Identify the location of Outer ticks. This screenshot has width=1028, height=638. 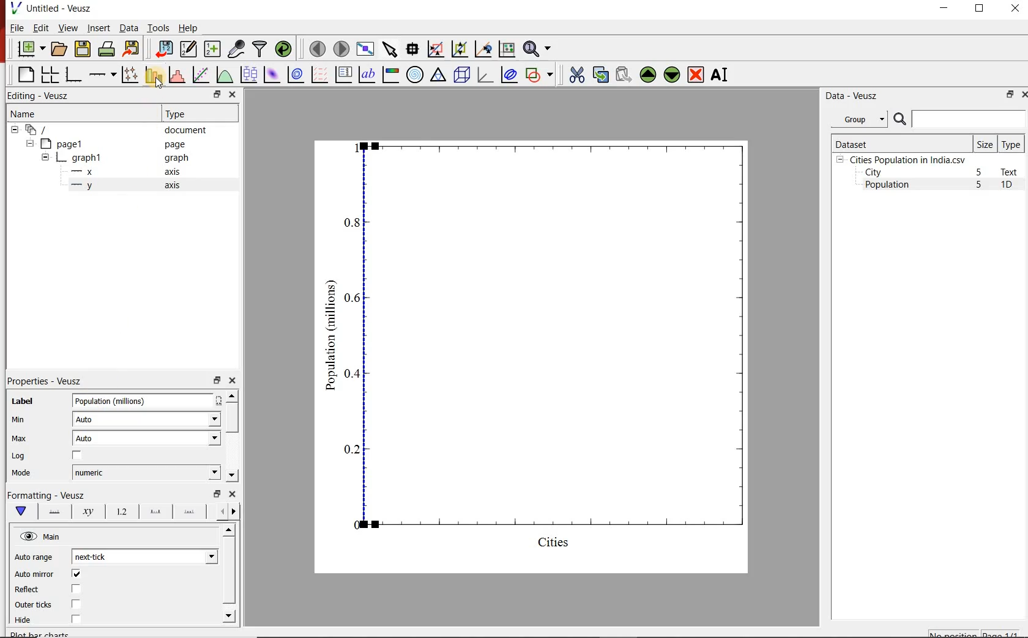
(32, 604).